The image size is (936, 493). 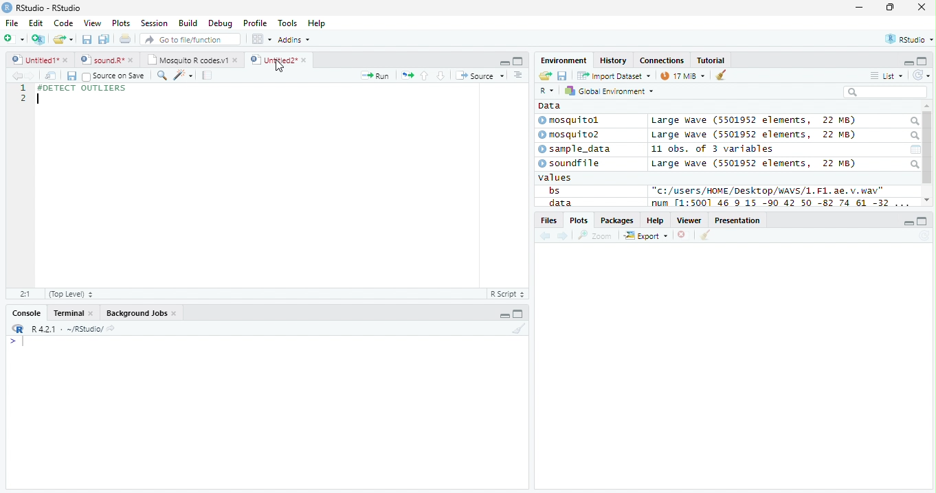 What do you see at coordinates (8, 8) in the screenshot?
I see `Logo` at bounding box center [8, 8].